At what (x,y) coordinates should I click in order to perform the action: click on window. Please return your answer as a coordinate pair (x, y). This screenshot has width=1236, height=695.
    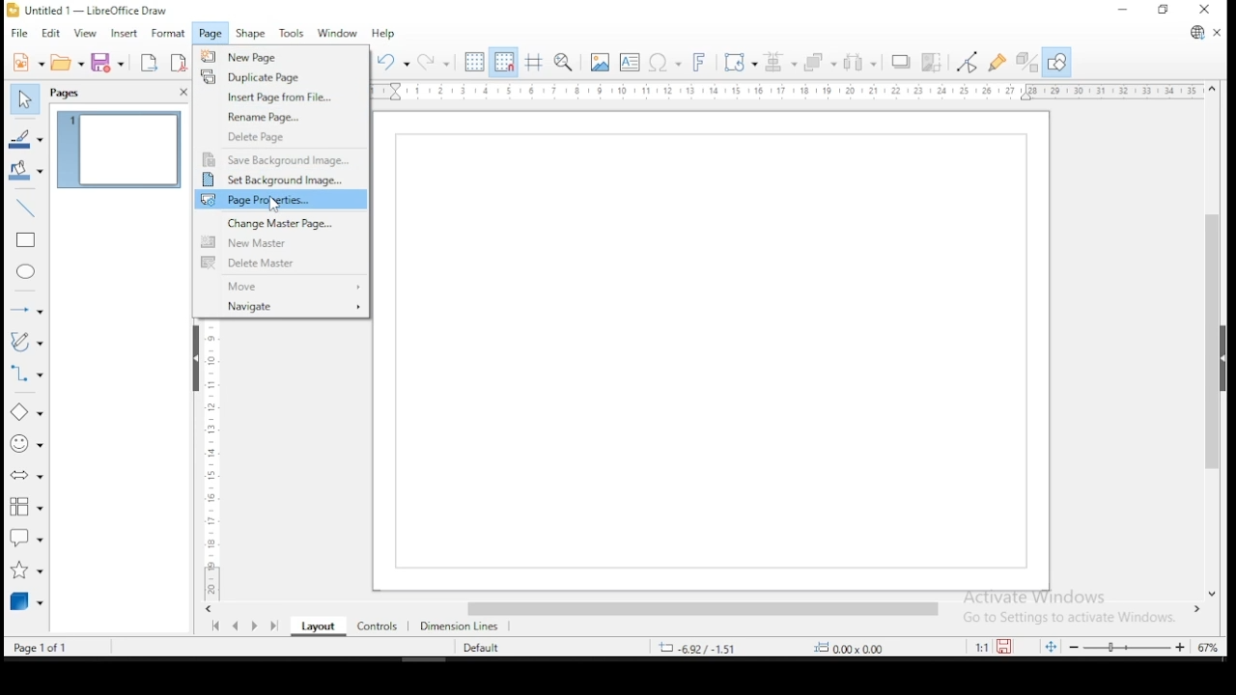
    Looking at the image, I should click on (337, 35).